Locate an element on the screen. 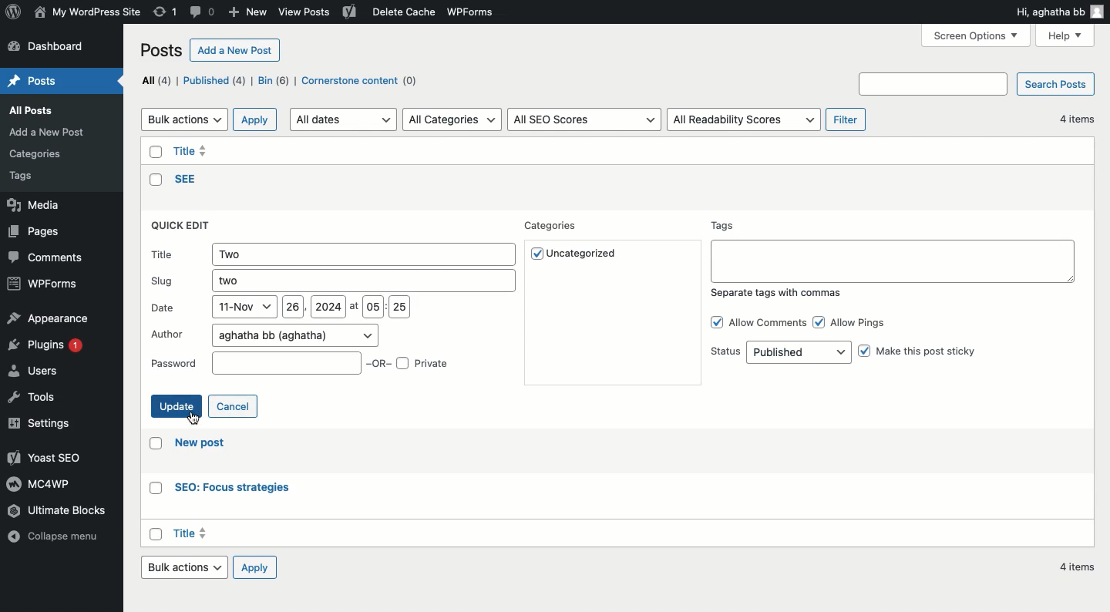  Bulk actions is located at coordinates (187, 570).